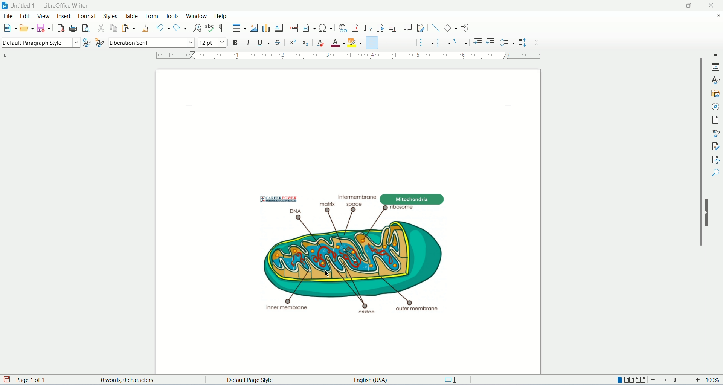  Describe the element at coordinates (86, 28) in the screenshot. I see `print preview` at that location.